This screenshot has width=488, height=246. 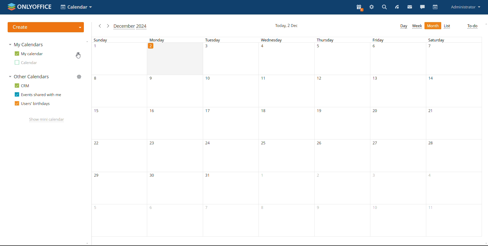 What do you see at coordinates (433, 25) in the screenshot?
I see `month view` at bounding box center [433, 25].